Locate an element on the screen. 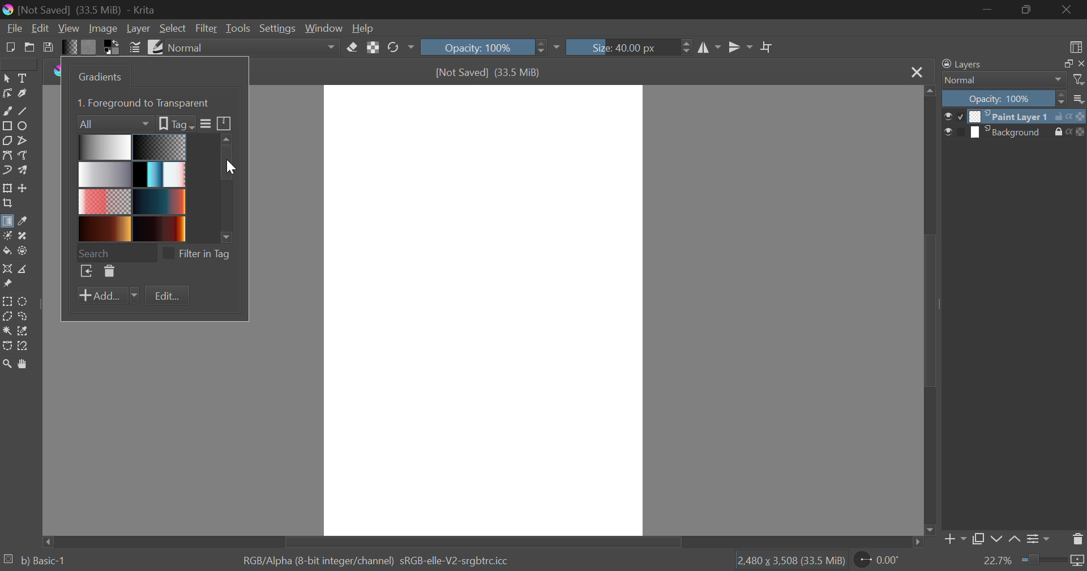 This screenshot has height=571, width=1087. Bezier Curve Selection is located at coordinates (7, 344).